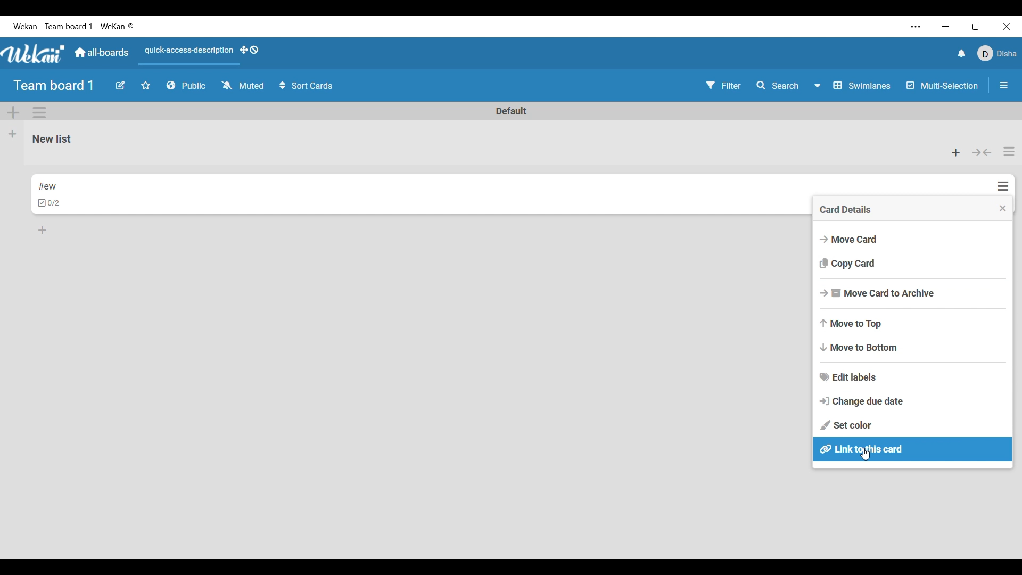 The image size is (1022, 575). Describe the element at coordinates (146, 85) in the screenshot. I see `Star board` at that location.